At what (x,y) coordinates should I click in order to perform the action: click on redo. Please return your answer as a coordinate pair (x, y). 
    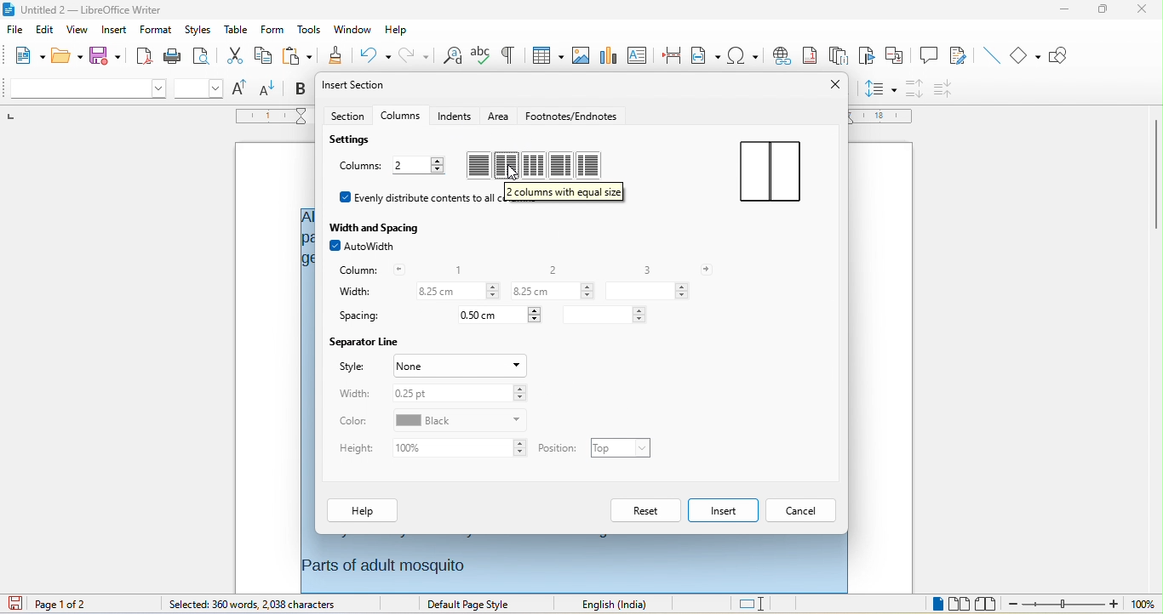
    Looking at the image, I should click on (413, 54).